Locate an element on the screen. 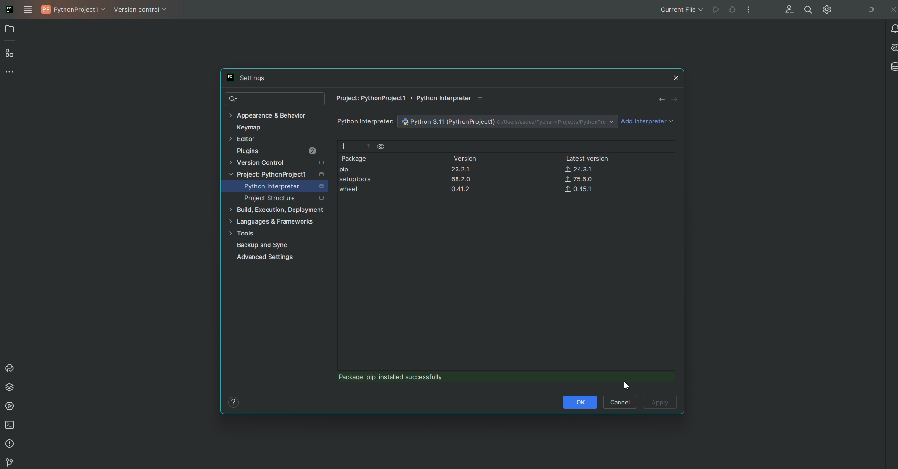 This screenshot has width=898, height=469. OK is located at coordinates (579, 402).